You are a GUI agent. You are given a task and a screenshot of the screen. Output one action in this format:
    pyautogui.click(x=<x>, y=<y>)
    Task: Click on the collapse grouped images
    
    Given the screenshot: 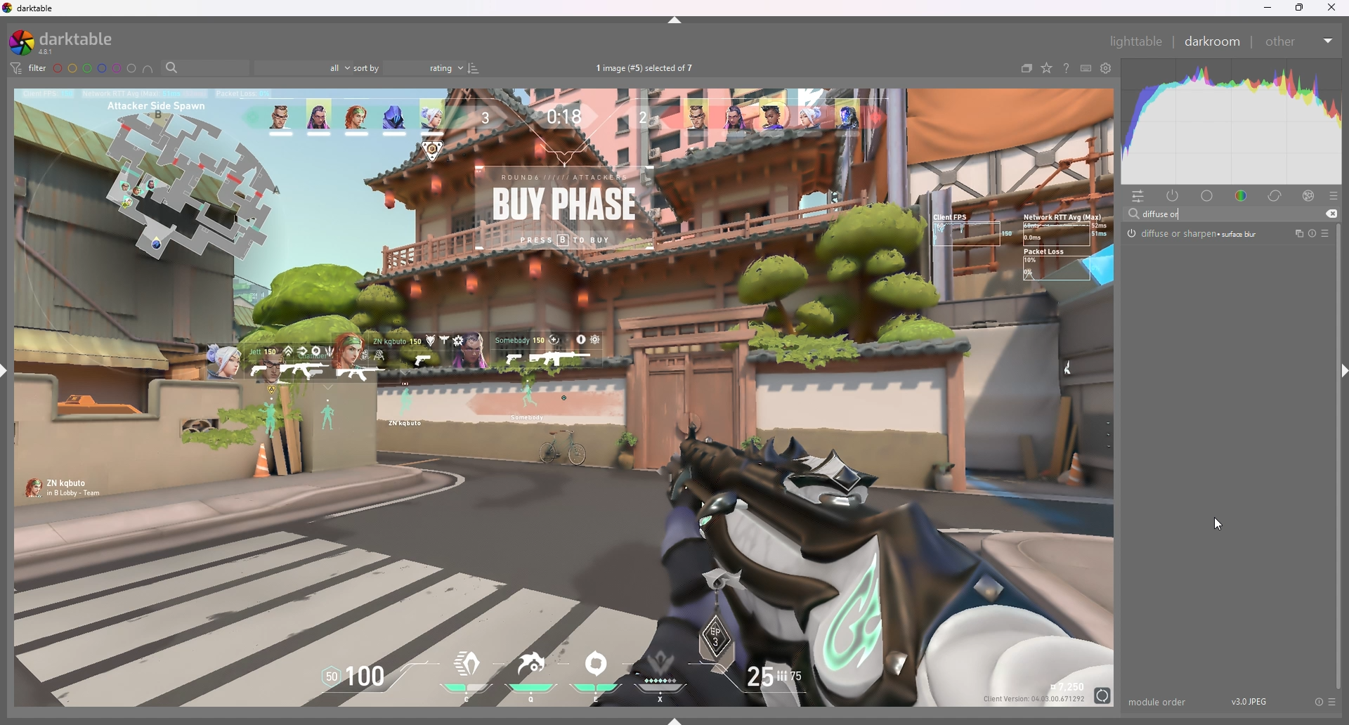 What is the action you would take?
    pyautogui.click(x=1027, y=68)
    